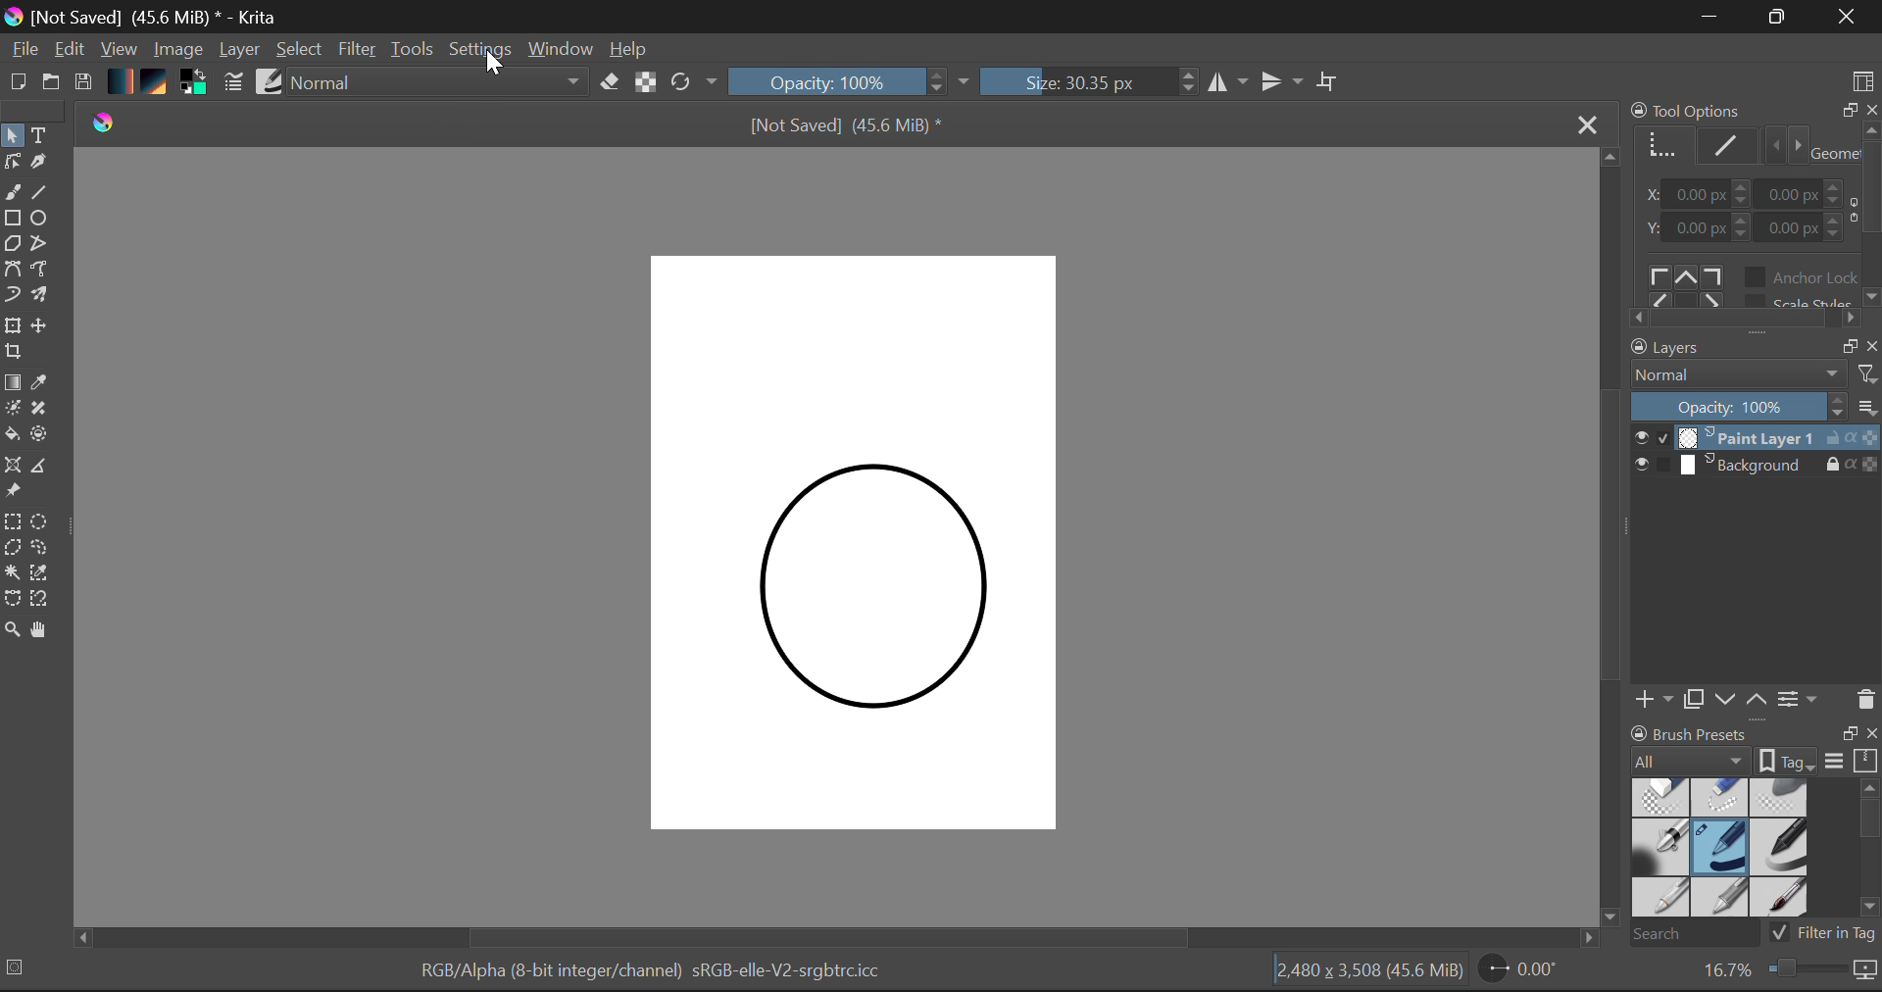 The width and height of the screenshot is (1882, 992). What do you see at coordinates (12, 435) in the screenshot?
I see `Fill` at bounding box center [12, 435].